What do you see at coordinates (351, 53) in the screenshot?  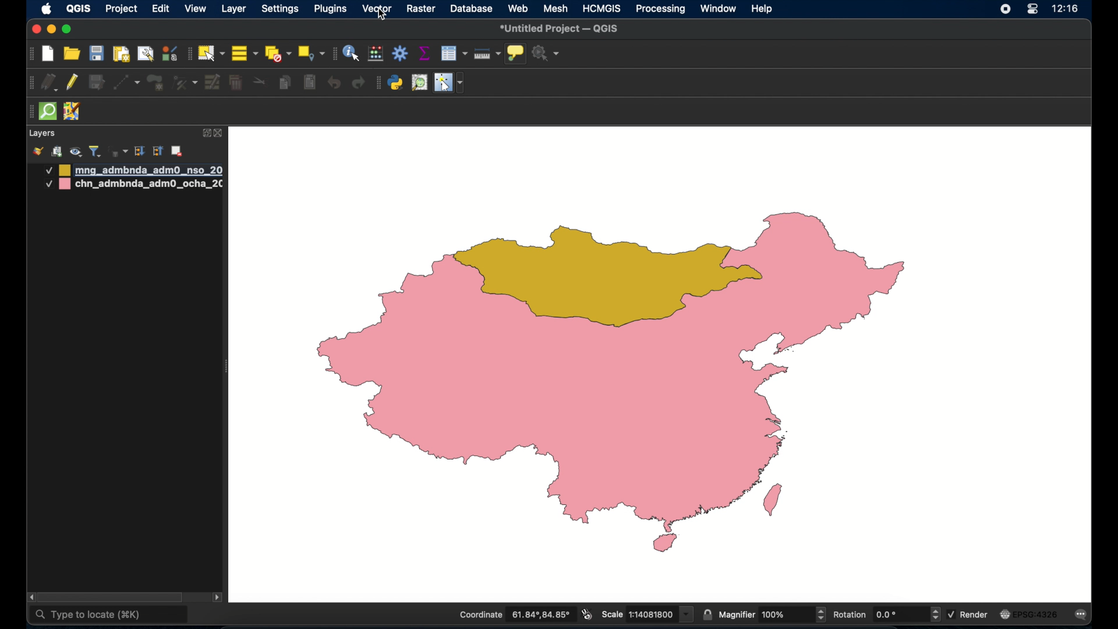 I see `identify features` at bounding box center [351, 53].